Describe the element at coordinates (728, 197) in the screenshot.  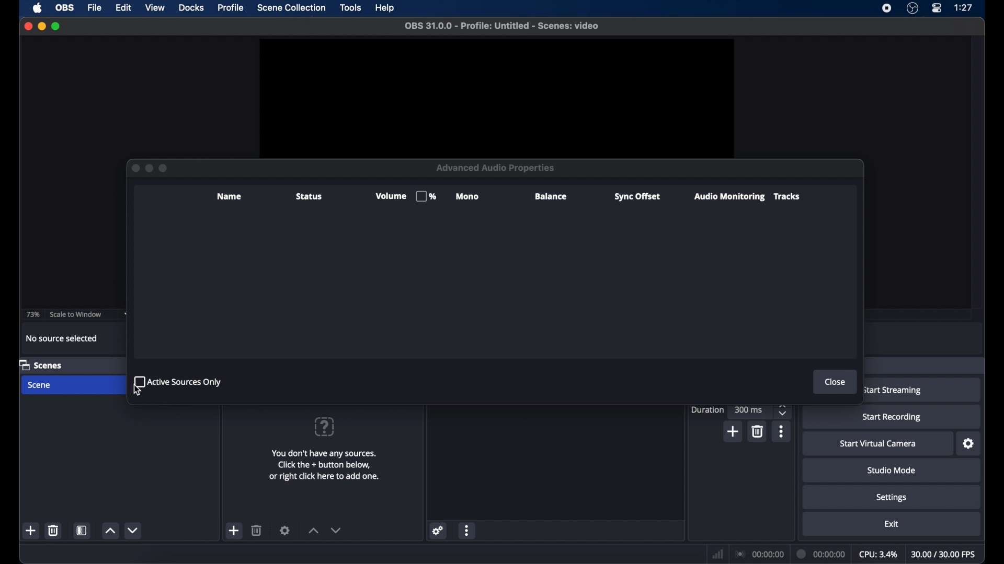
I see `audio monitoring` at that location.